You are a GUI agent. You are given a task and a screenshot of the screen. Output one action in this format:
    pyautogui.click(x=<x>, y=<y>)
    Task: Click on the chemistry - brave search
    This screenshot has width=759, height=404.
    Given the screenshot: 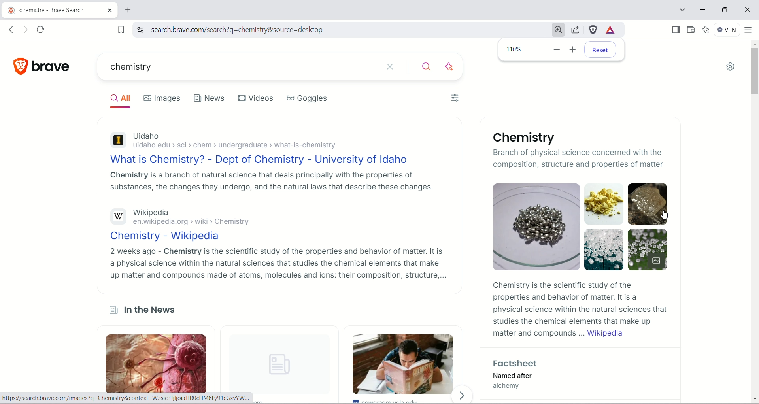 What is the action you would take?
    pyautogui.click(x=48, y=9)
    